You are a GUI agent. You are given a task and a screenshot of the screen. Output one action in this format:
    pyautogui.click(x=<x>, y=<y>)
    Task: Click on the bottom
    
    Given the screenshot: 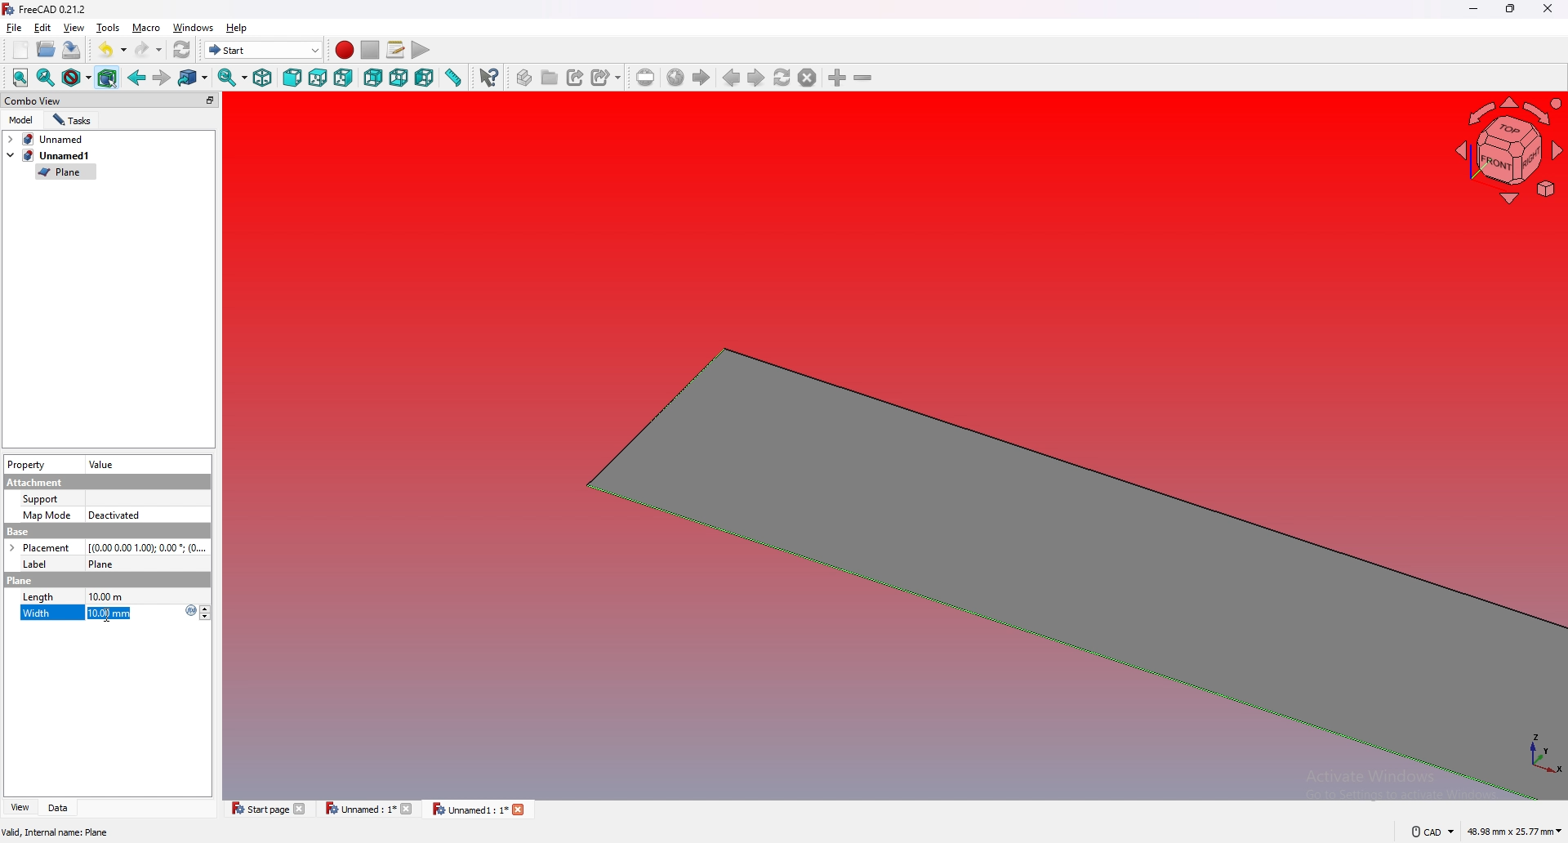 What is the action you would take?
    pyautogui.click(x=399, y=78)
    